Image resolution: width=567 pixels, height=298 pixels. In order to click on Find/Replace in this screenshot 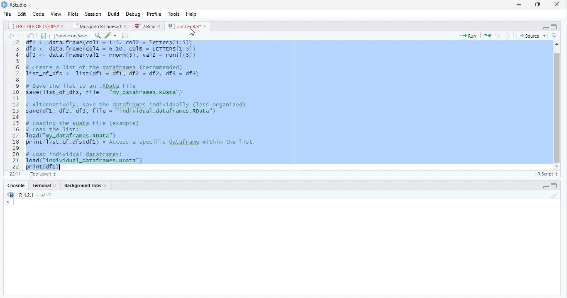, I will do `click(97, 36)`.